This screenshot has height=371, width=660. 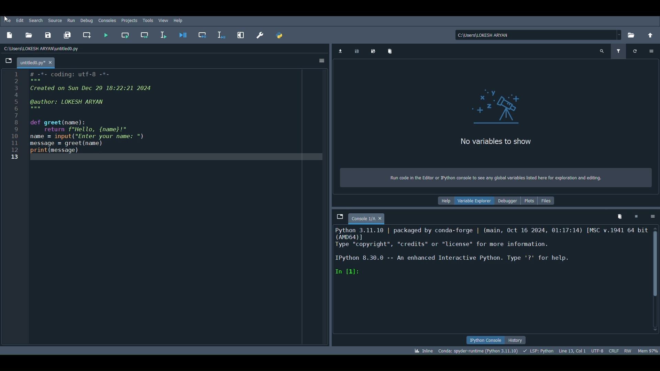 I want to click on Variables, so click(x=502, y=106).